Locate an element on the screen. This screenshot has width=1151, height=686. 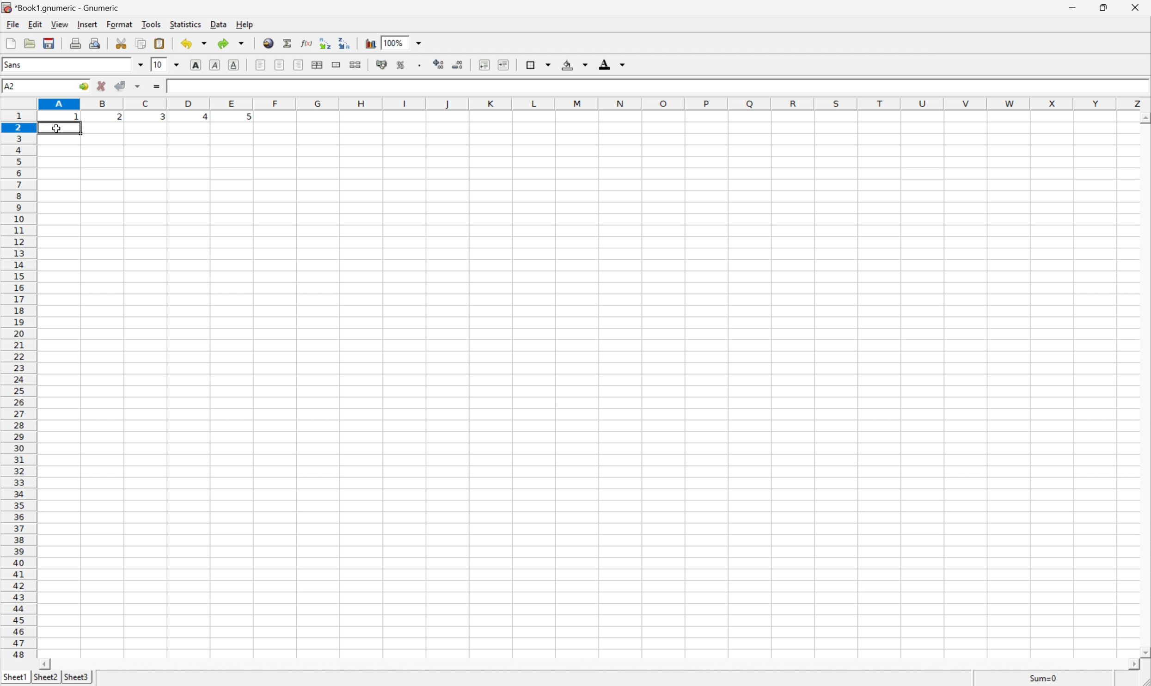
insert chart is located at coordinates (371, 43).